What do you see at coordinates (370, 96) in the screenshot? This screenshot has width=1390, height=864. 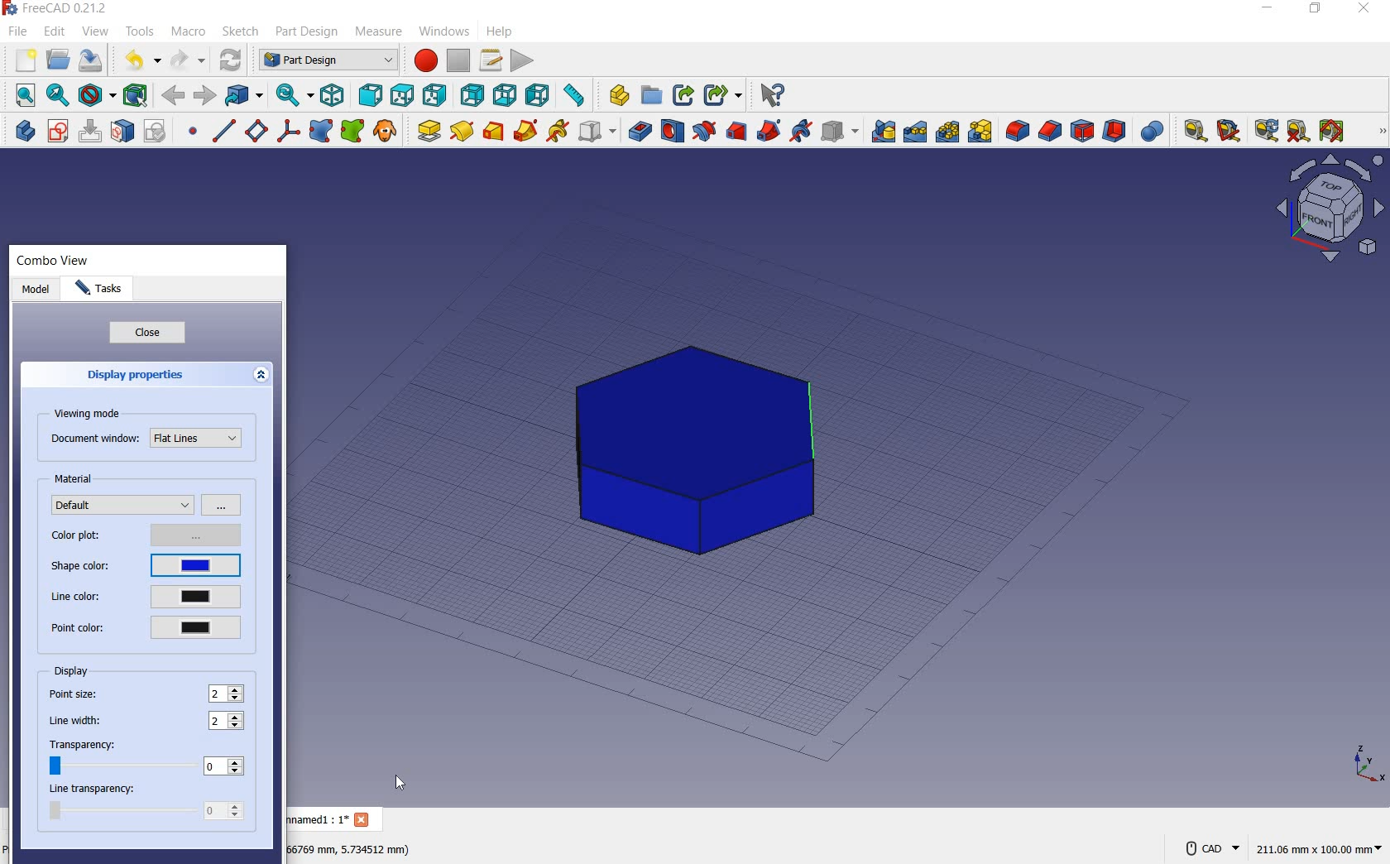 I see `front` at bounding box center [370, 96].